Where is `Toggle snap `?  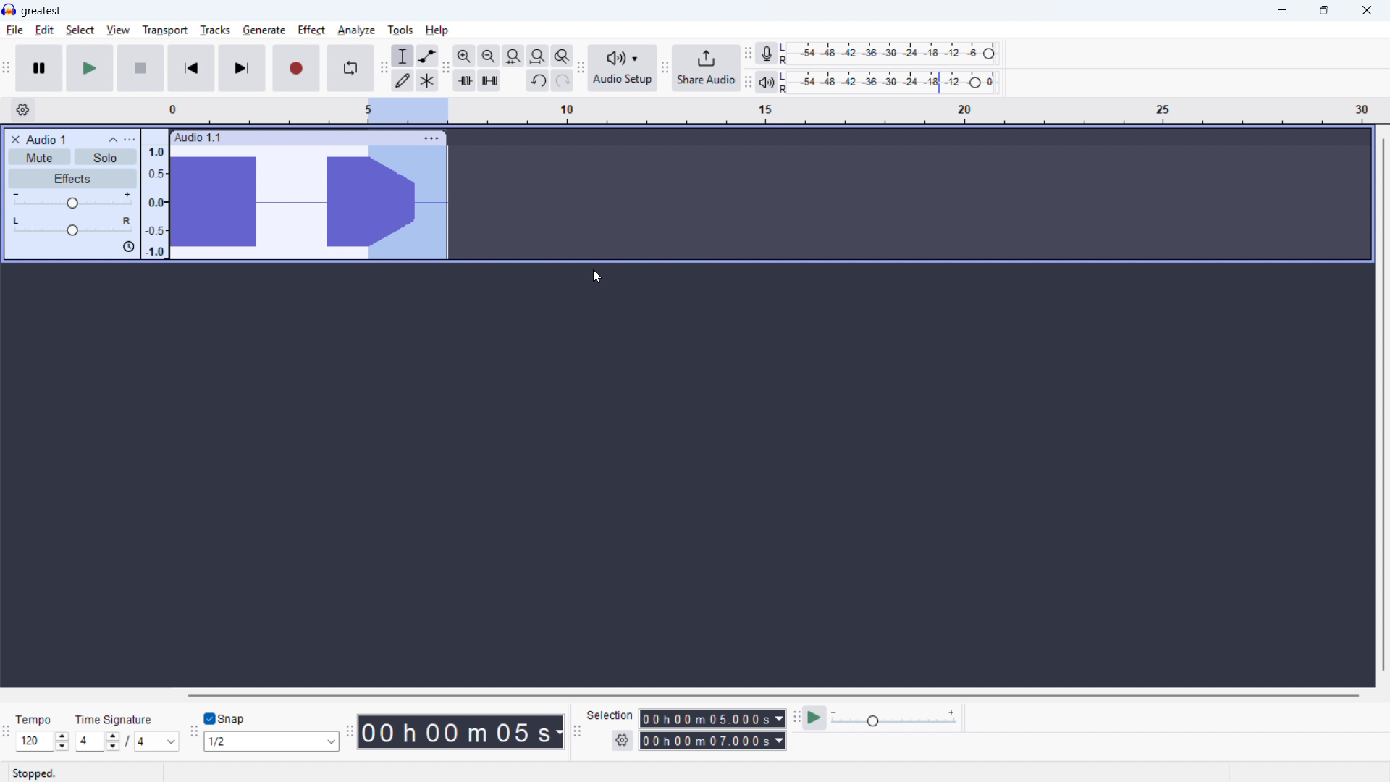
Toggle snap  is located at coordinates (227, 718).